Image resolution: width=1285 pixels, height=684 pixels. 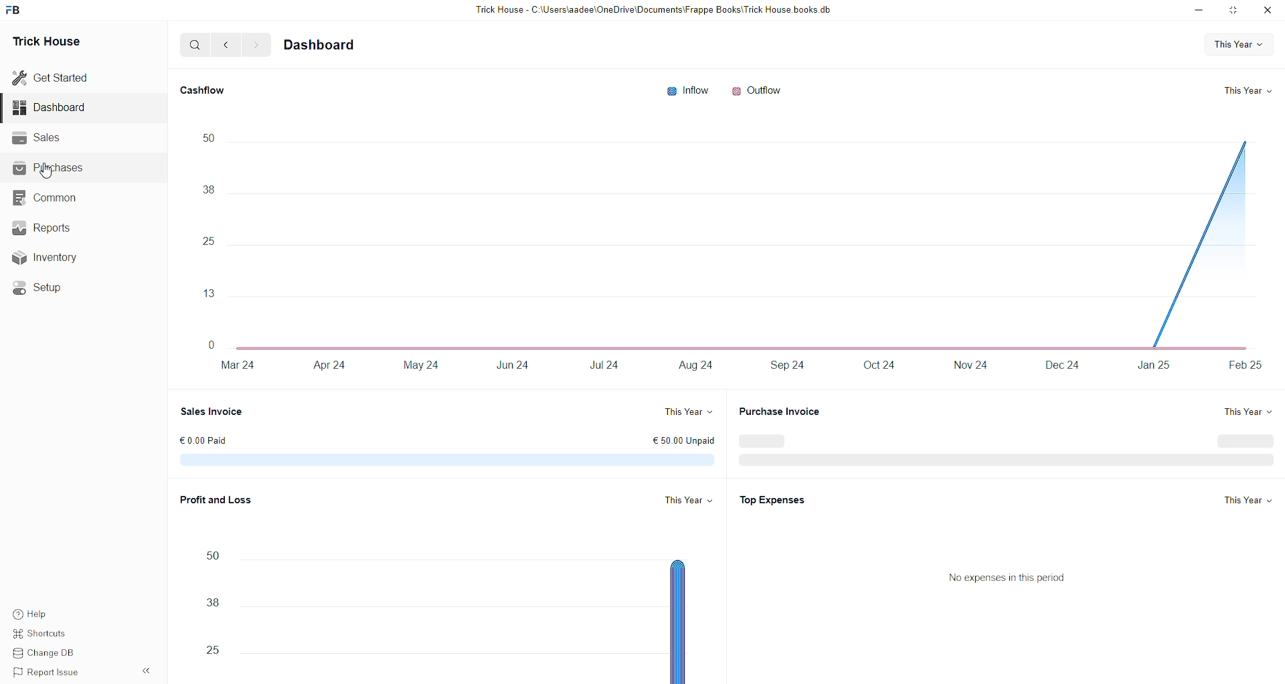 What do you see at coordinates (46, 171) in the screenshot?
I see `cursor` at bounding box center [46, 171].